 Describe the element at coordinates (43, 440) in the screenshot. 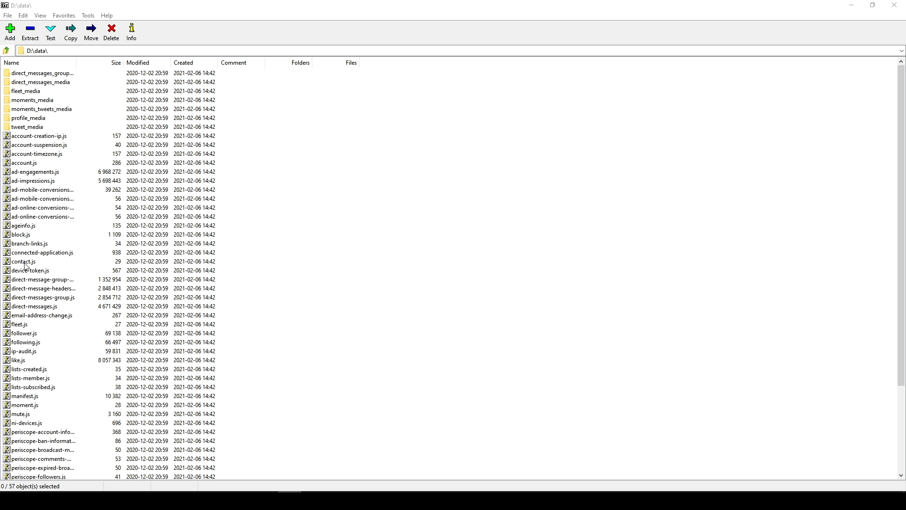

I see `periscope-ban-informat` at that location.